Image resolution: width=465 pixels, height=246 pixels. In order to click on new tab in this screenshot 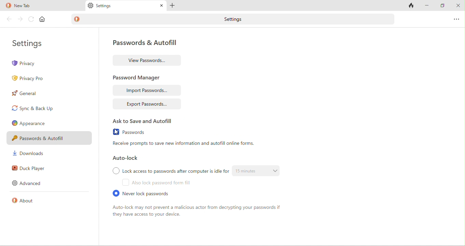, I will do `click(39, 5)`.